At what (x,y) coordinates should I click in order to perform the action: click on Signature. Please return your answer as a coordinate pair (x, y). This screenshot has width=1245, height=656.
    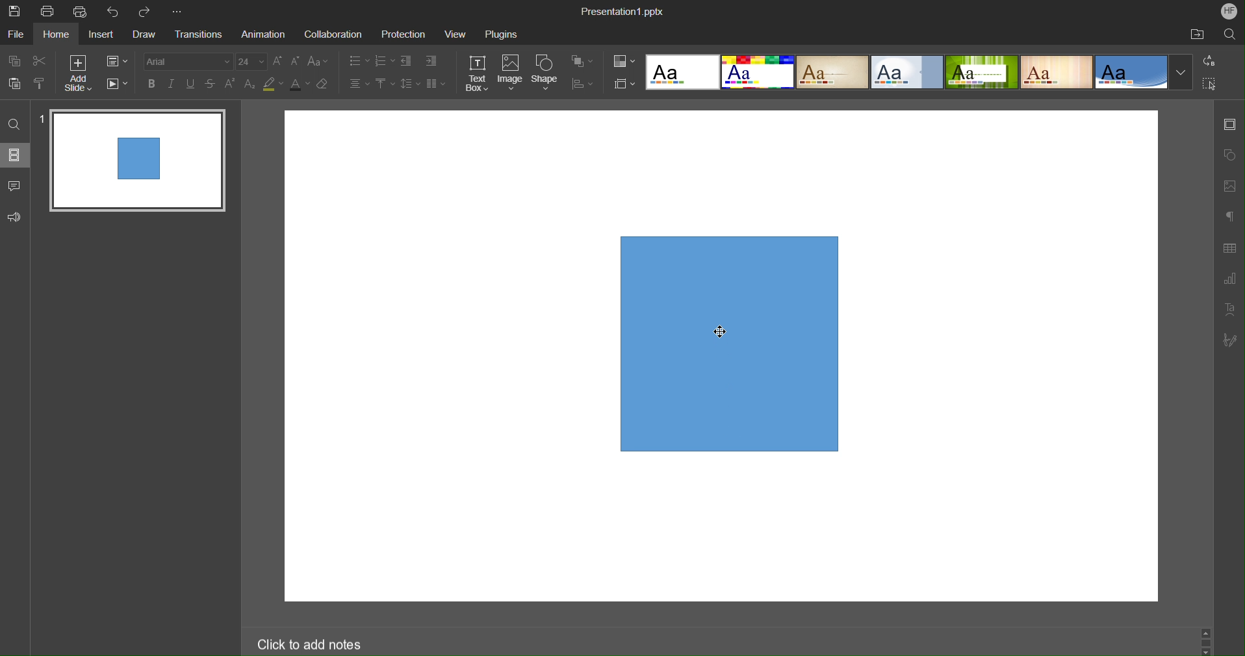
    Looking at the image, I should click on (1231, 340).